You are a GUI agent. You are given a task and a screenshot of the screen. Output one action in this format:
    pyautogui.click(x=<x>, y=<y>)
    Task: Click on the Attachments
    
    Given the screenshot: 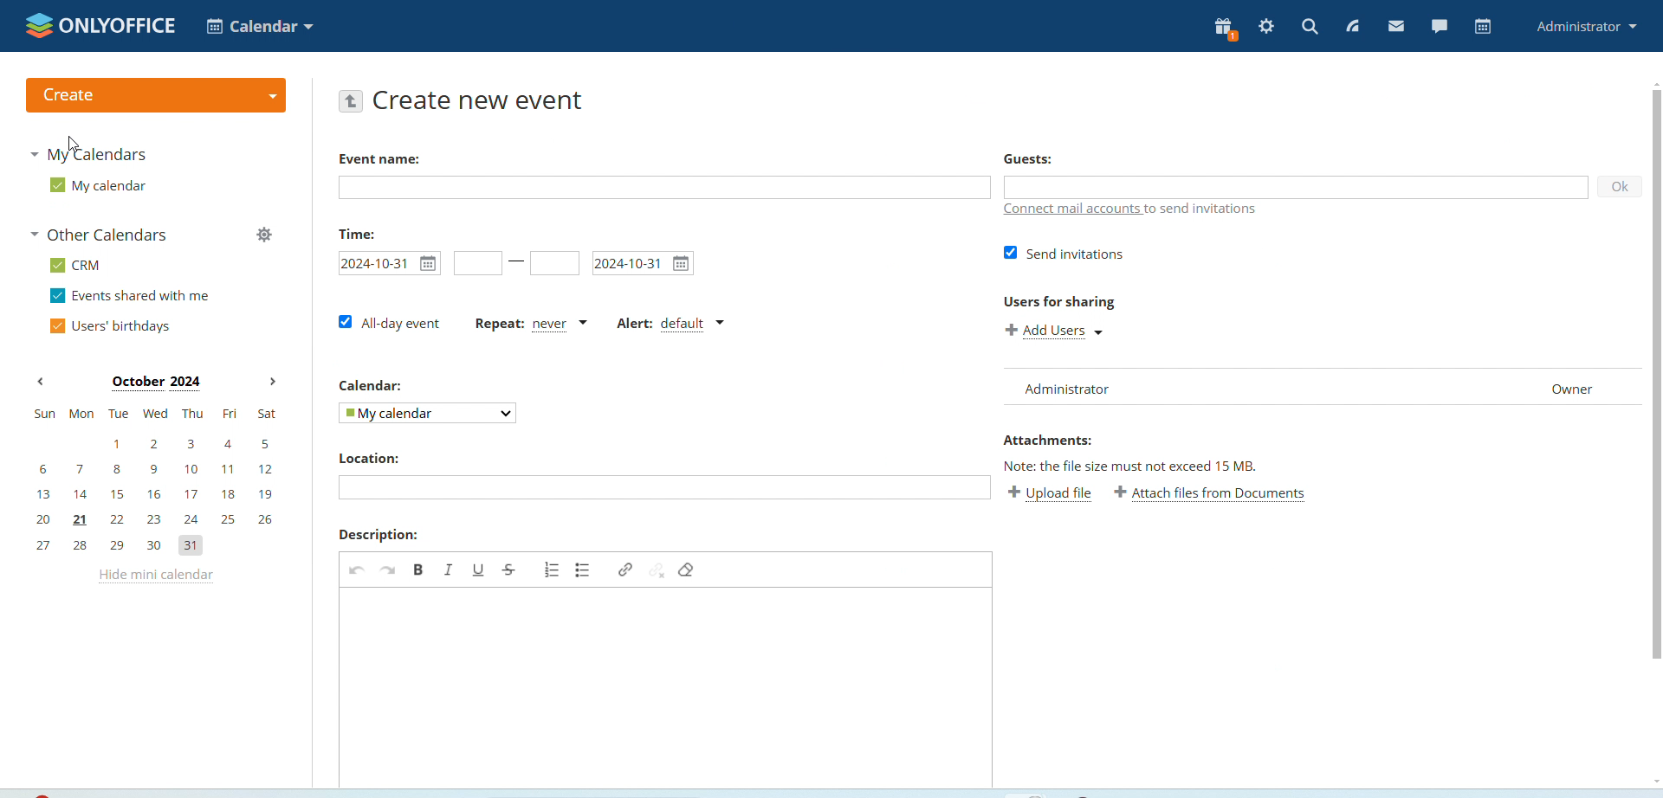 What is the action you would take?
    pyautogui.click(x=1047, y=440)
    